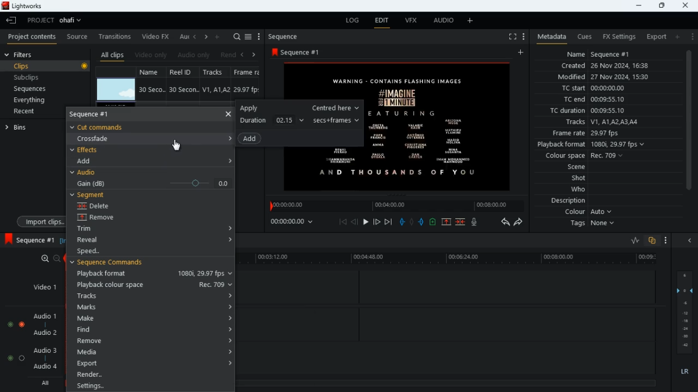  I want to click on export, so click(153, 363).